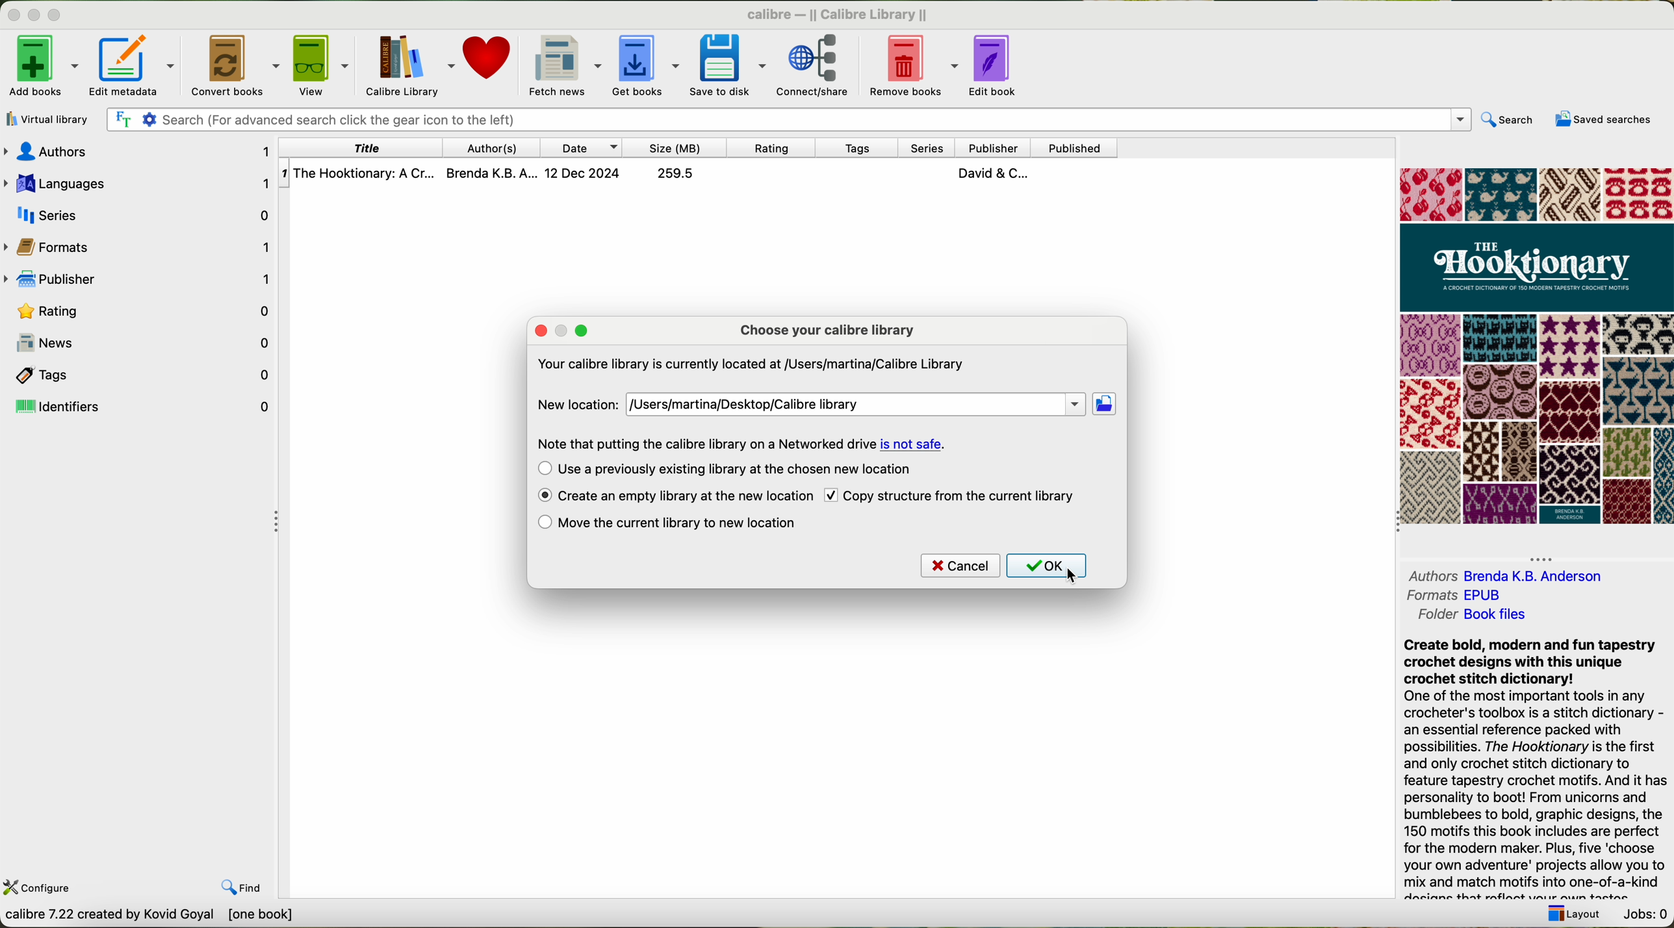 The image size is (1674, 928). What do you see at coordinates (855, 405) in the screenshot?
I see `new location` at bounding box center [855, 405].